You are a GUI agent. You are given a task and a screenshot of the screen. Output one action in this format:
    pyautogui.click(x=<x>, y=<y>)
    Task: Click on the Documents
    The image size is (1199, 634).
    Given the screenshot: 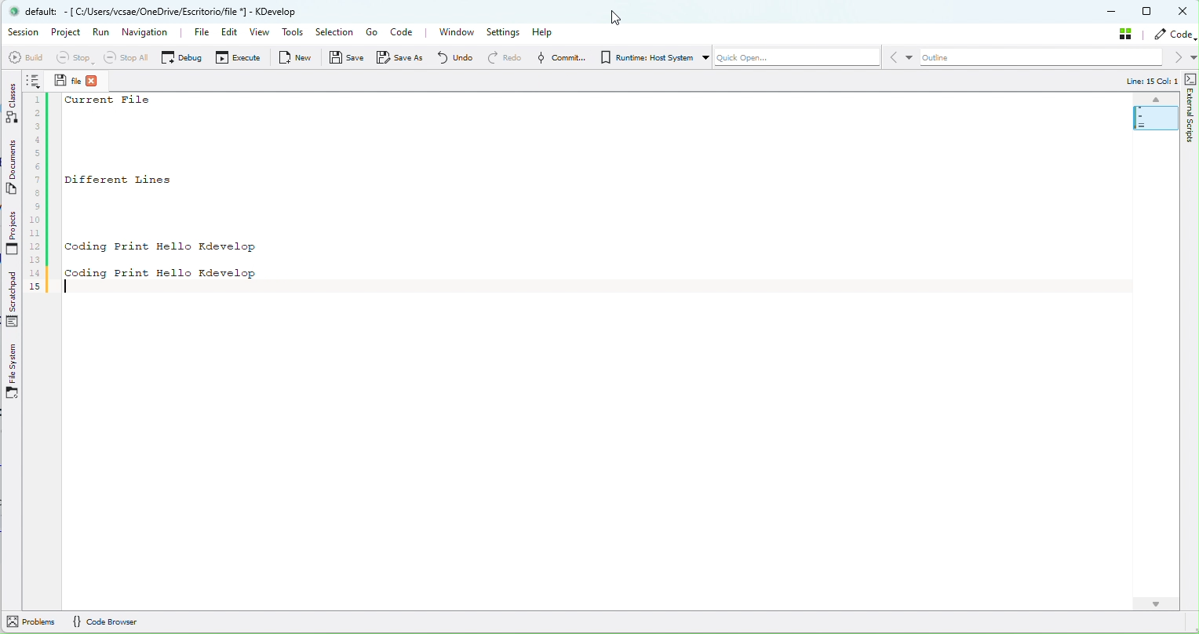 What is the action you would take?
    pyautogui.click(x=13, y=169)
    